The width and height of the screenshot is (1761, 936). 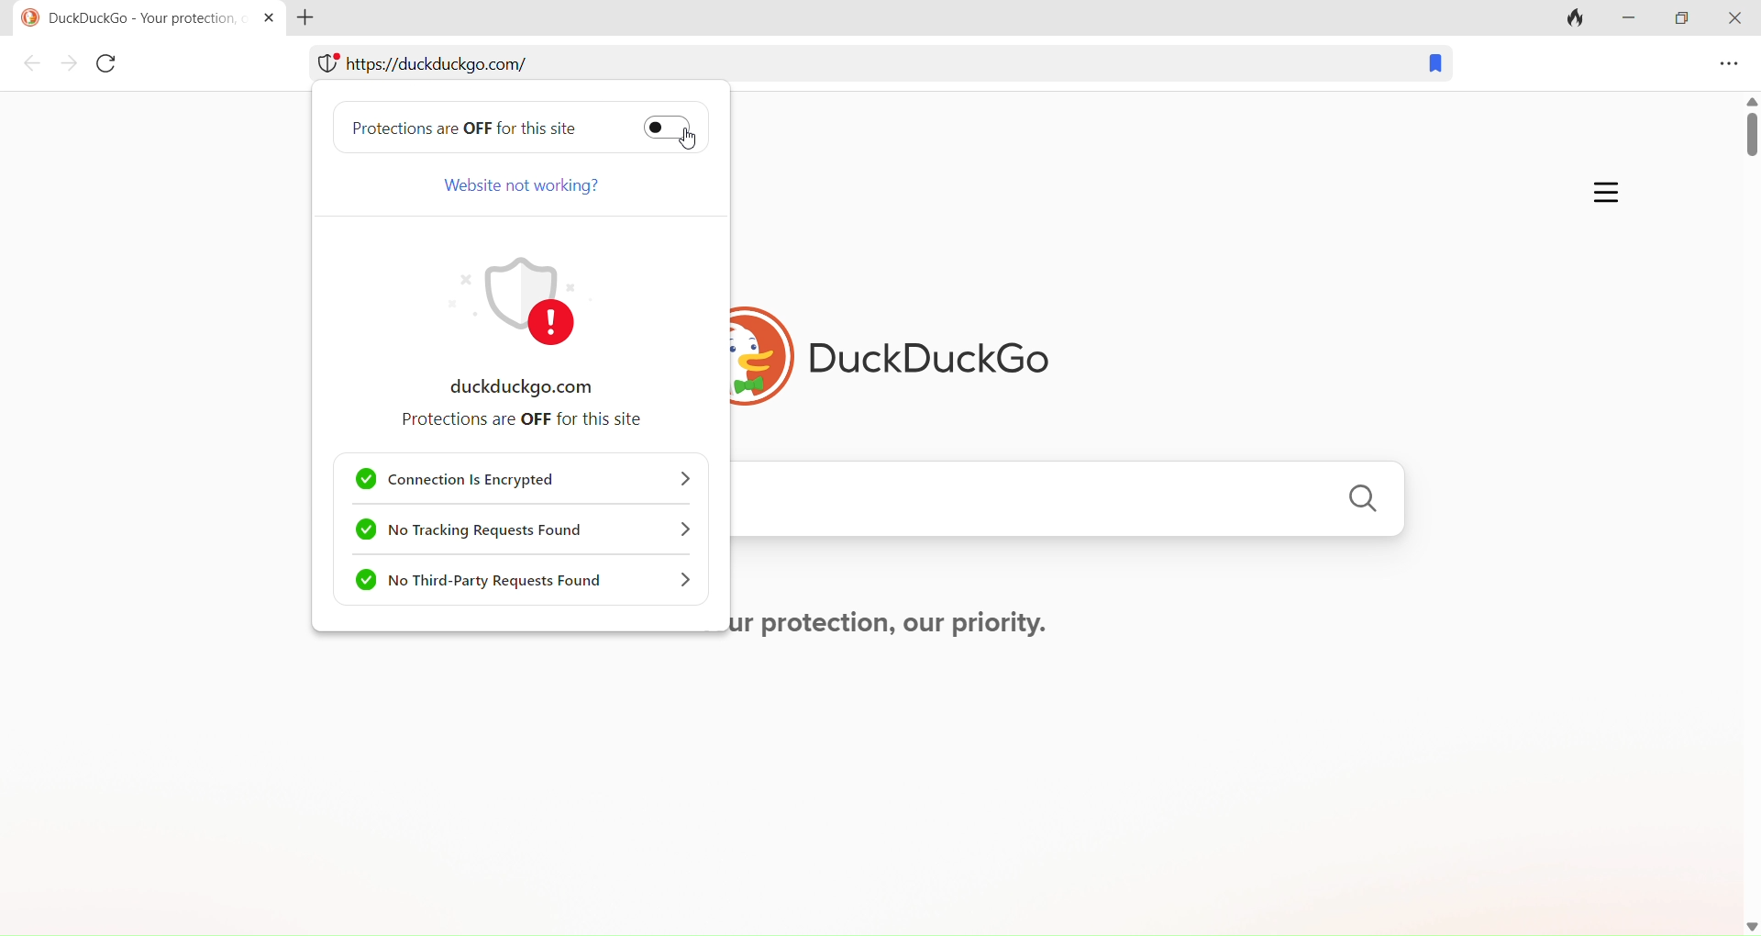 What do you see at coordinates (316, 18) in the screenshot?
I see `new tab` at bounding box center [316, 18].